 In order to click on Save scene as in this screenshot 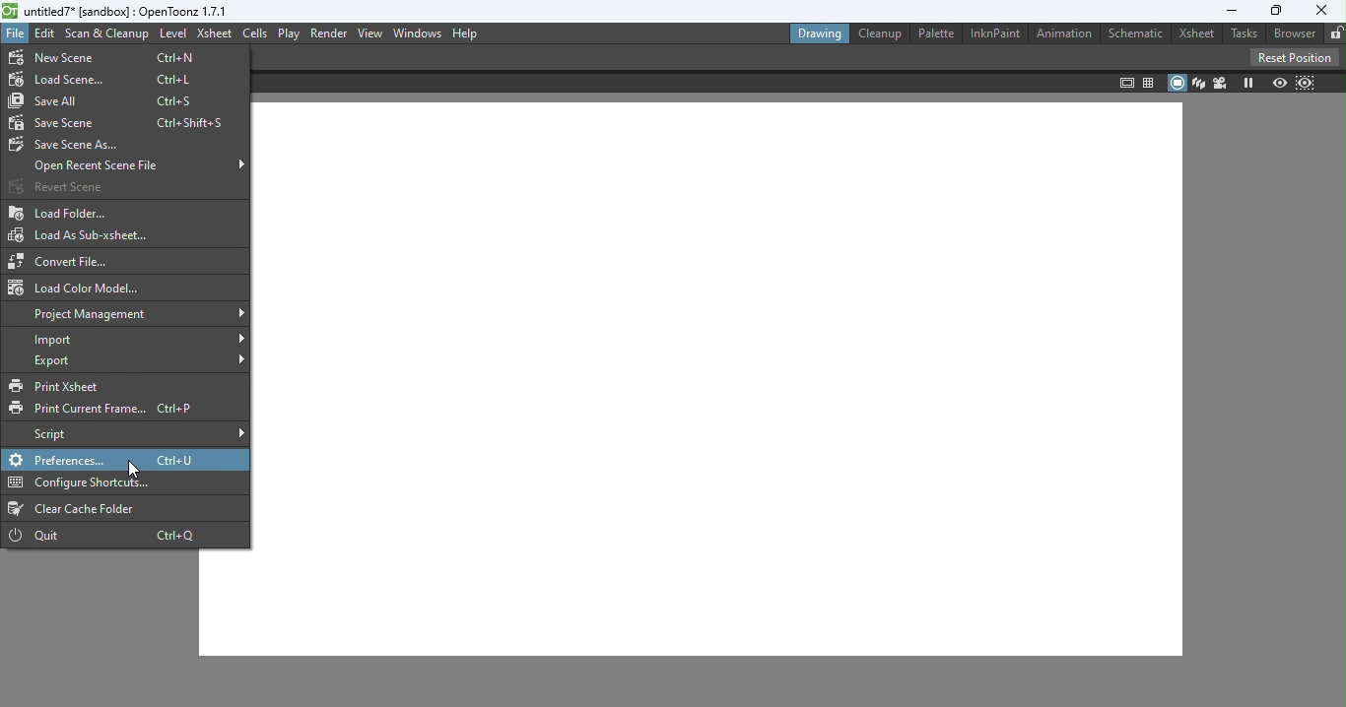, I will do `click(72, 148)`.